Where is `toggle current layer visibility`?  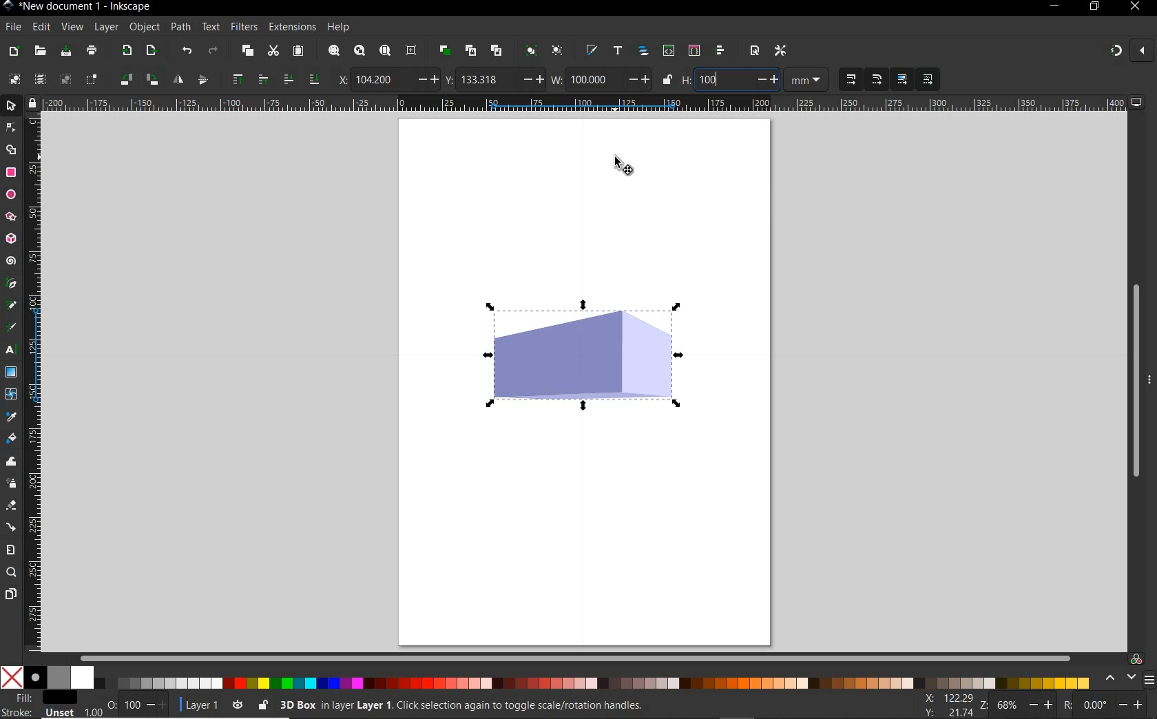
toggle current layer visibility is located at coordinates (235, 705).